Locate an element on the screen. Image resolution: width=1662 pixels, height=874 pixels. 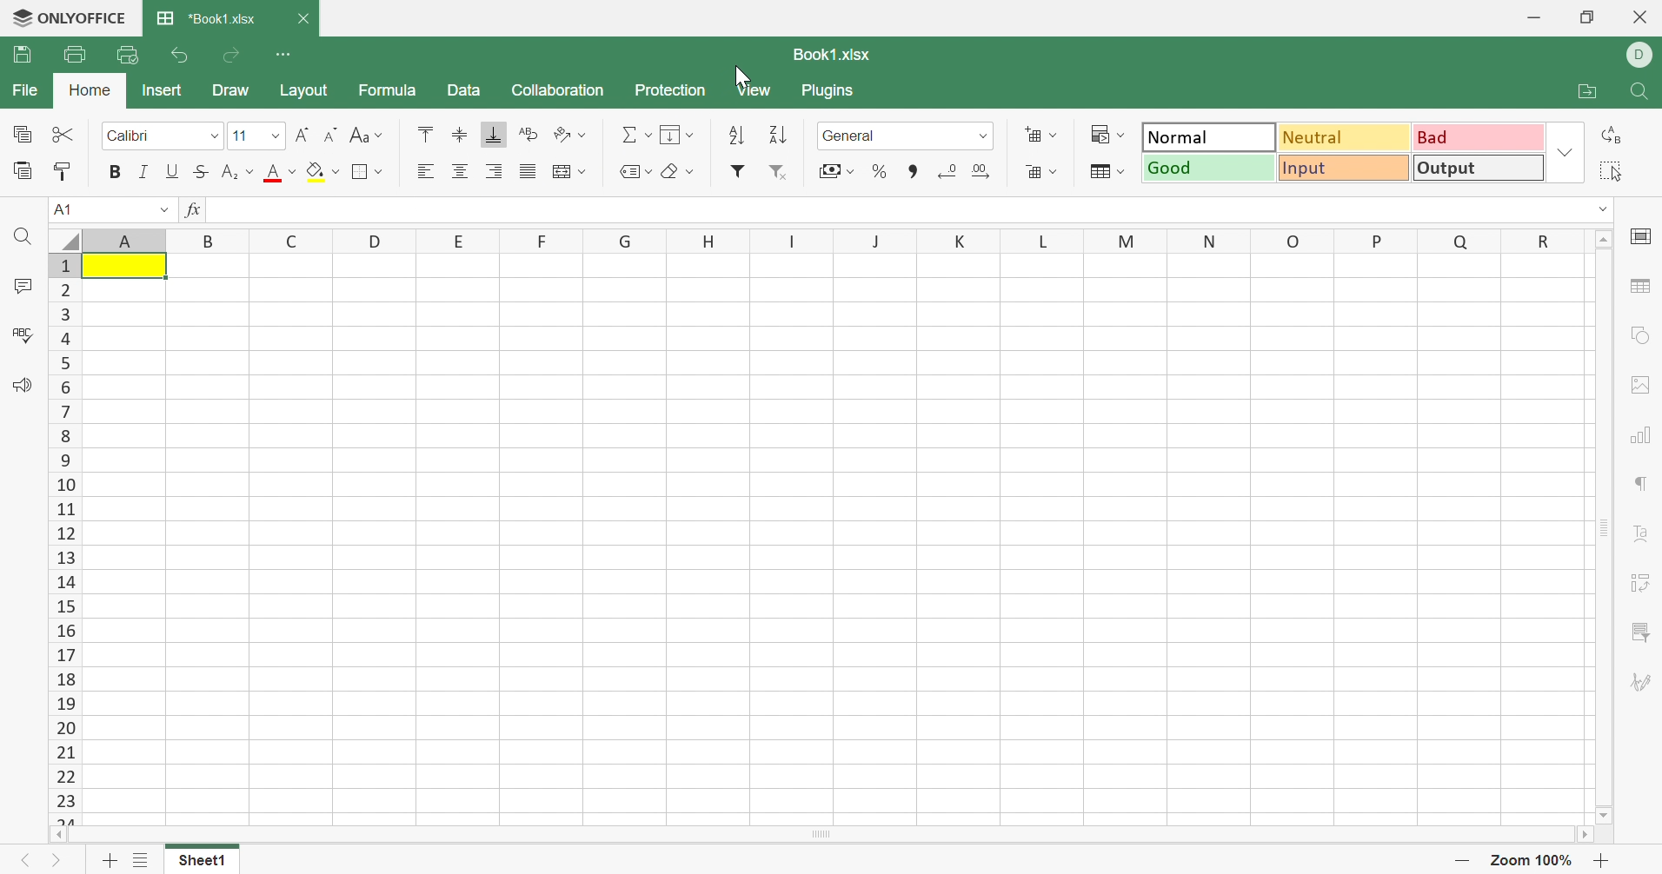
Slicer settings is located at coordinates (1645, 631).